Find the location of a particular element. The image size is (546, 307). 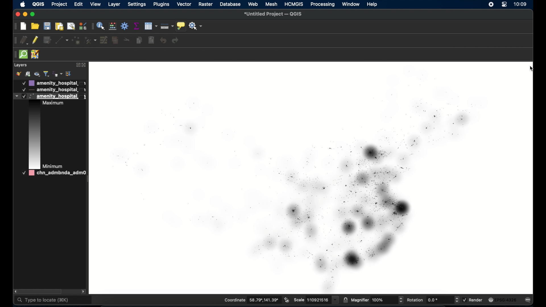

heat map is located at coordinates (311, 178).